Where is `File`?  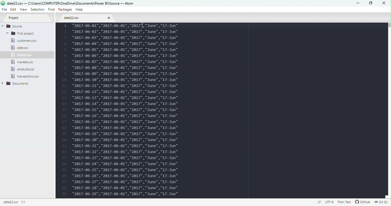
File is located at coordinates (24, 62).